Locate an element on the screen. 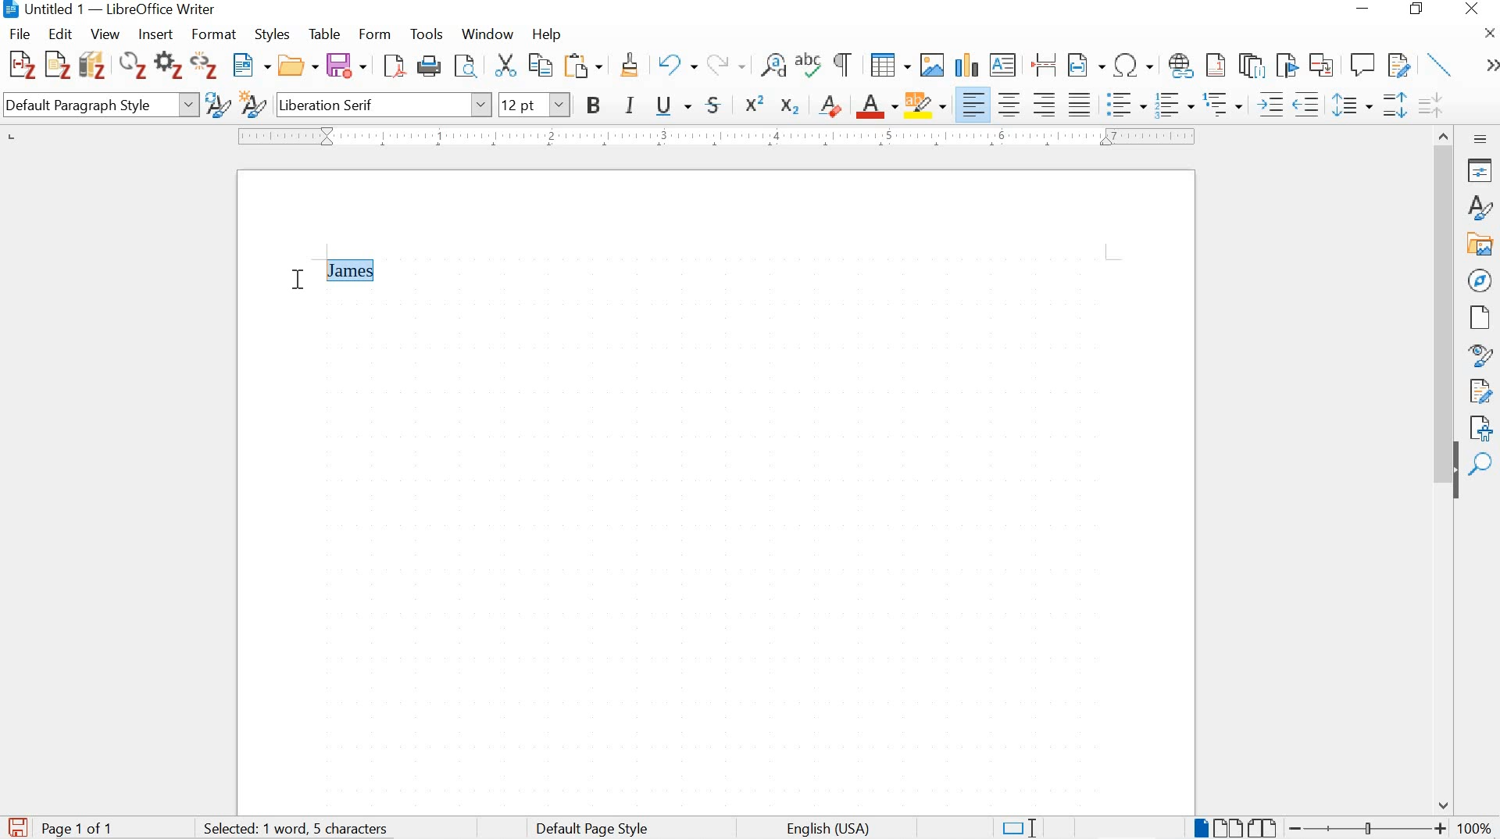  refresh is located at coordinates (130, 67).